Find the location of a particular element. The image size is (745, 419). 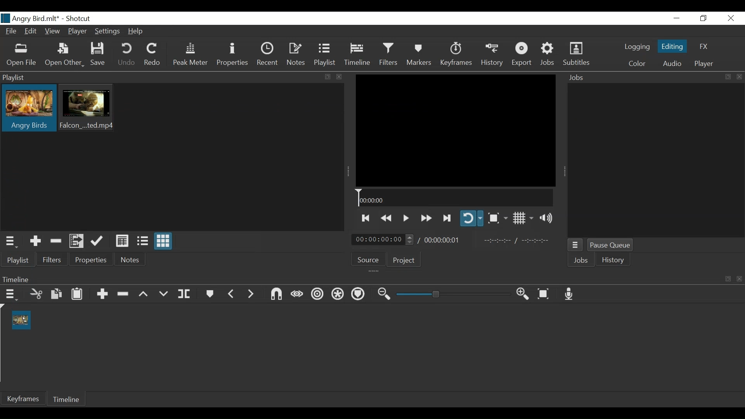

Update is located at coordinates (97, 241).